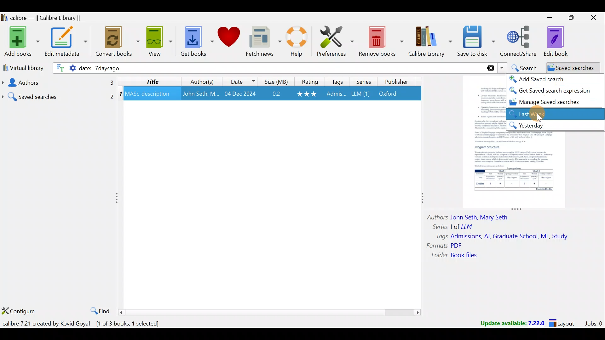 Image resolution: width=605 pixels, height=340 pixels. What do you see at coordinates (201, 94) in the screenshot?
I see `John Seth, M...` at bounding box center [201, 94].